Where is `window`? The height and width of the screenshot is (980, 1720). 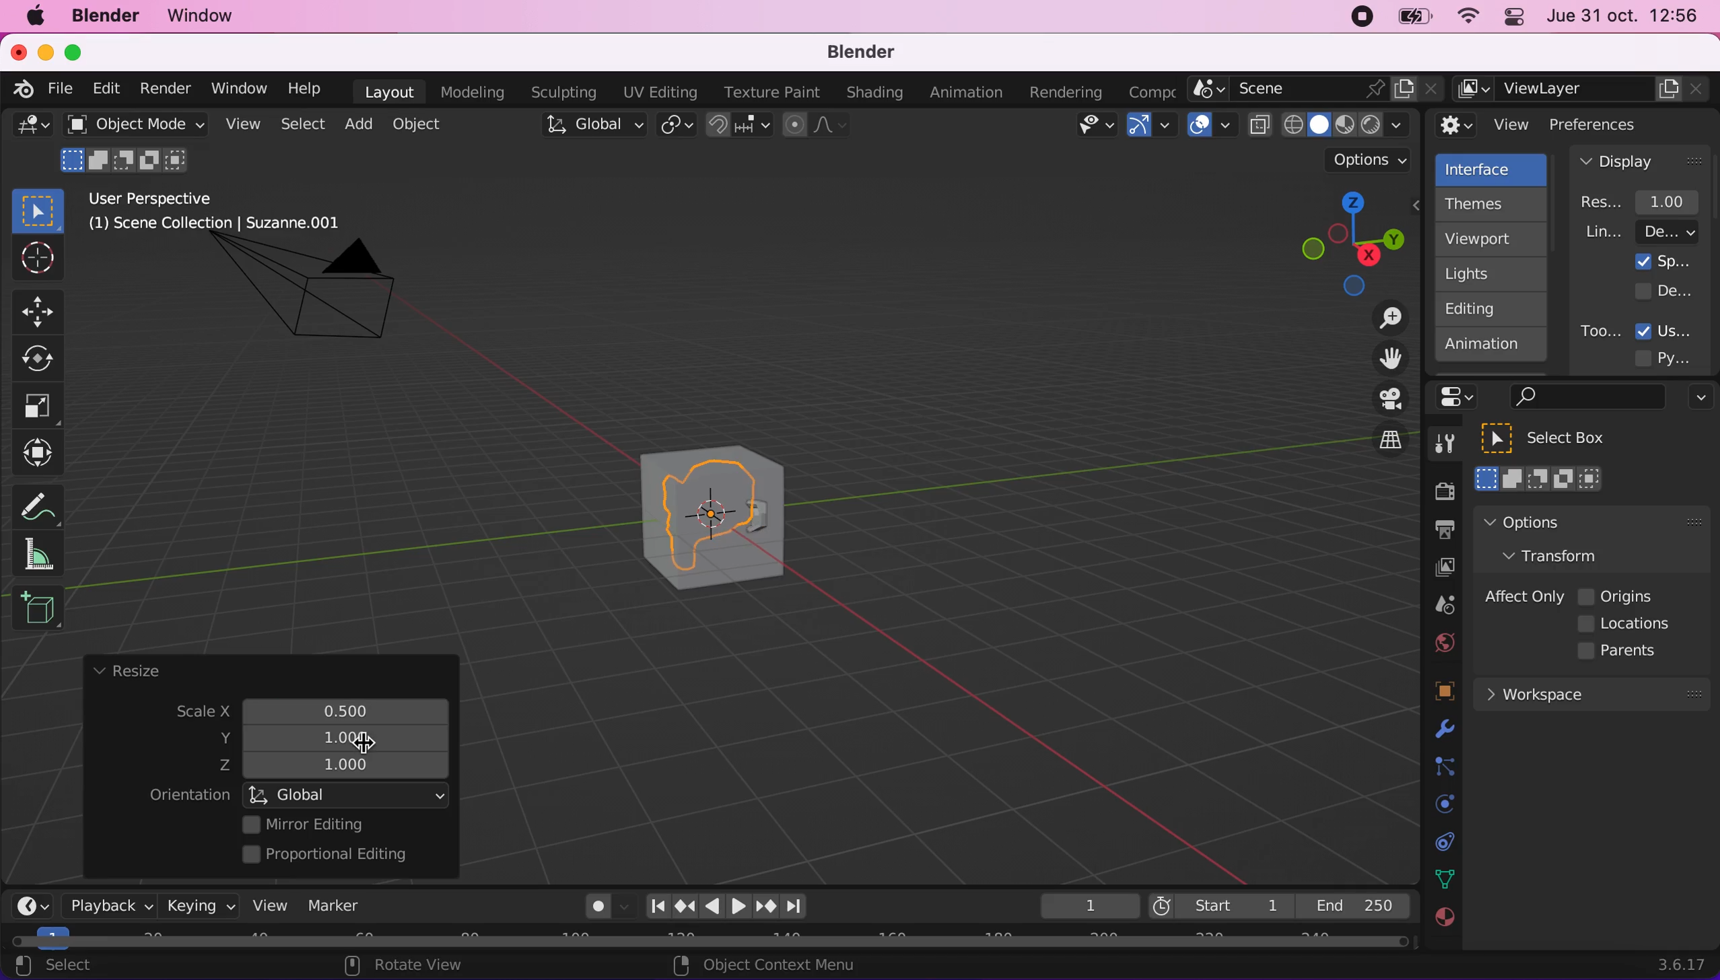 window is located at coordinates (238, 88).